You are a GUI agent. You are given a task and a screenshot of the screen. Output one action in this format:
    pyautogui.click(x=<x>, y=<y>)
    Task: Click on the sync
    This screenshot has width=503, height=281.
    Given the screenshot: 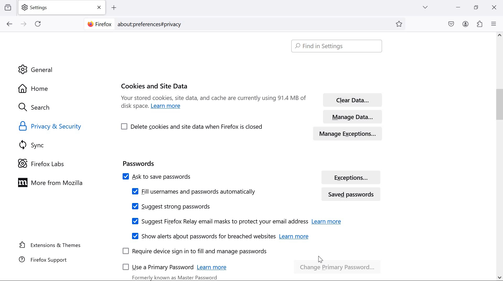 What is the action you would take?
    pyautogui.click(x=34, y=145)
    